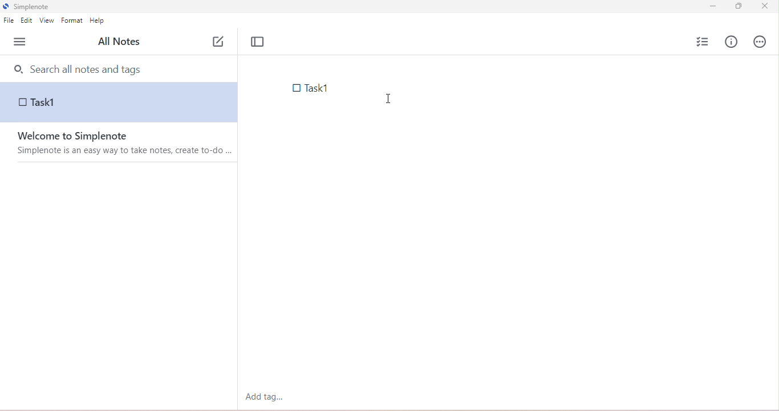  What do you see at coordinates (125, 146) in the screenshot?
I see `welcome to simplenote` at bounding box center [125, 146].